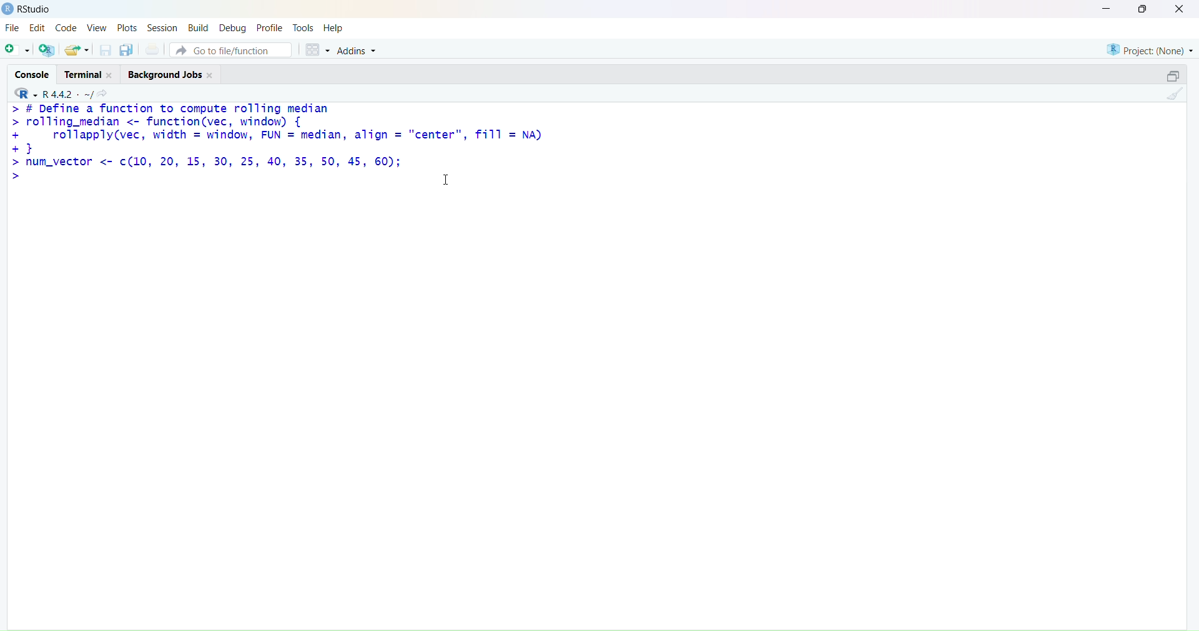  Describe the element at coordinates (9, 9) in the screenshot. I see `logo` at that location.